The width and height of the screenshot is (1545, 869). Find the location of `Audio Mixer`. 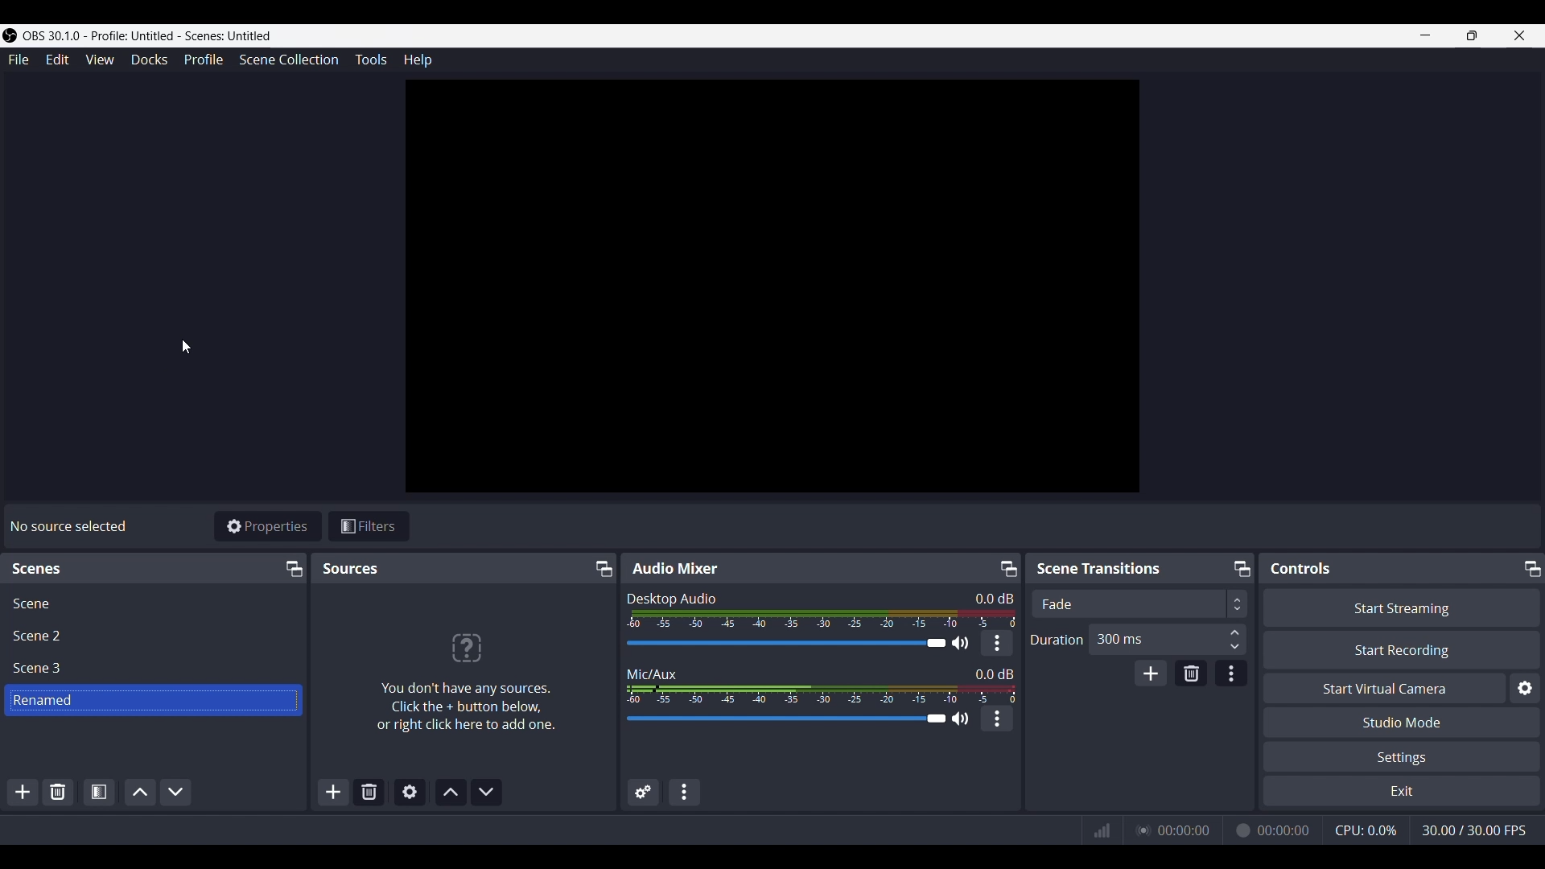

Audio Mixer is located at coordinates (674, 567).